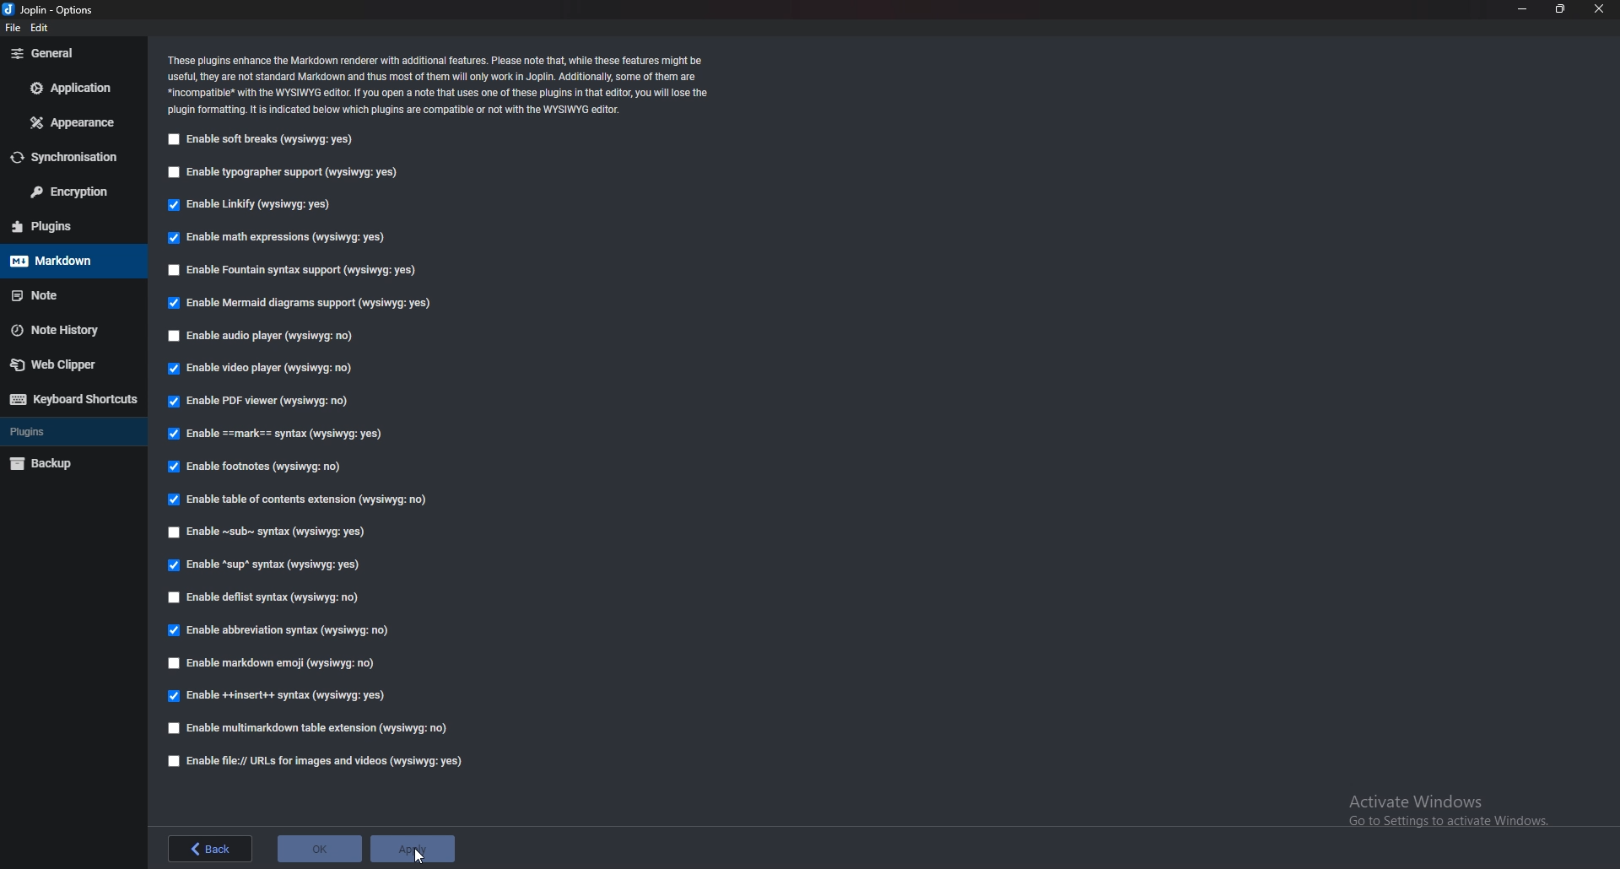 The width and height of the screenshot is (1620, 869). What do you see at coordinates (210, 850) in the screenshot?
I see `back` at bounding box center [210, 850].